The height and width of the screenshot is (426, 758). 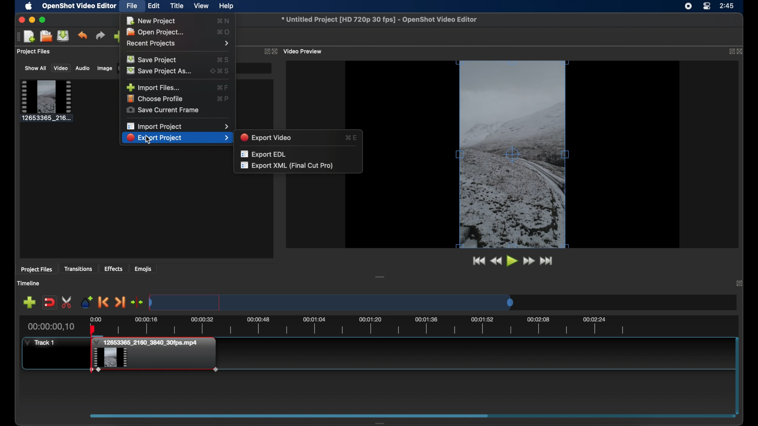 What do you see at coordinates (137, 302) in the screenshot?
I see `` at bounding box center [137, 302].